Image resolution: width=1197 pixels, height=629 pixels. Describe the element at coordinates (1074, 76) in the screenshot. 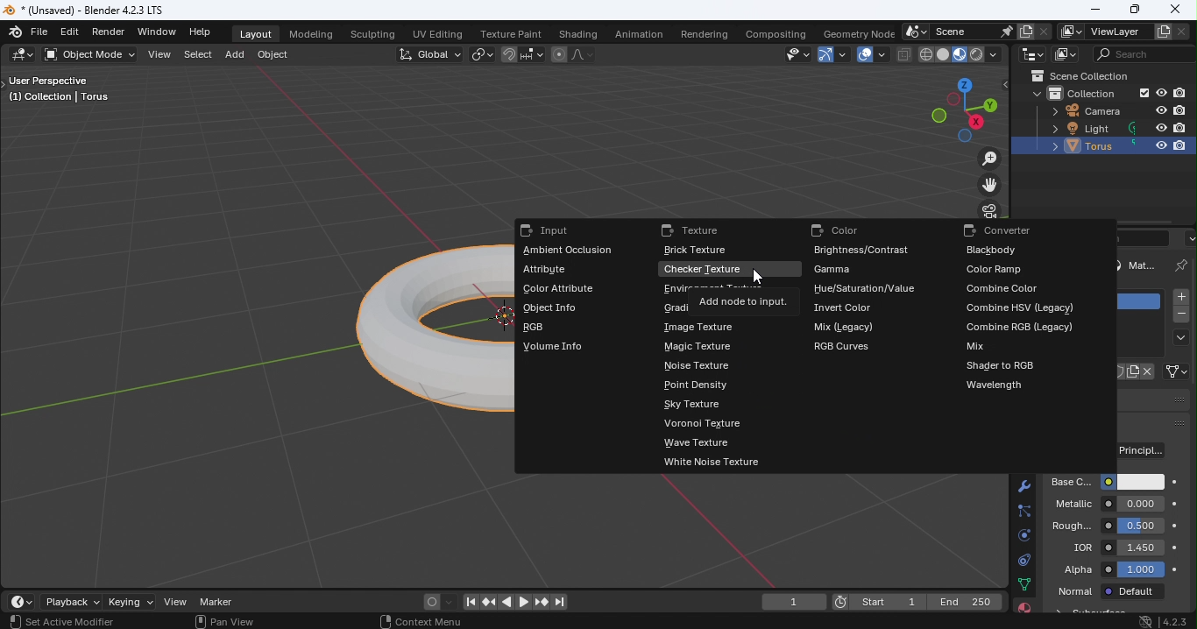

I see `Scene collection` at that location.